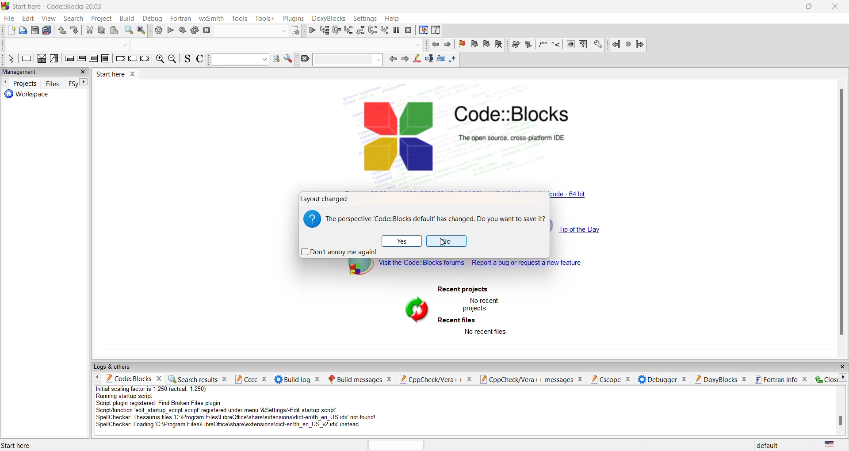 Image resolution: width=849 pixels, height=451 pixels. I want to click on search result pane, so click(192, 379).